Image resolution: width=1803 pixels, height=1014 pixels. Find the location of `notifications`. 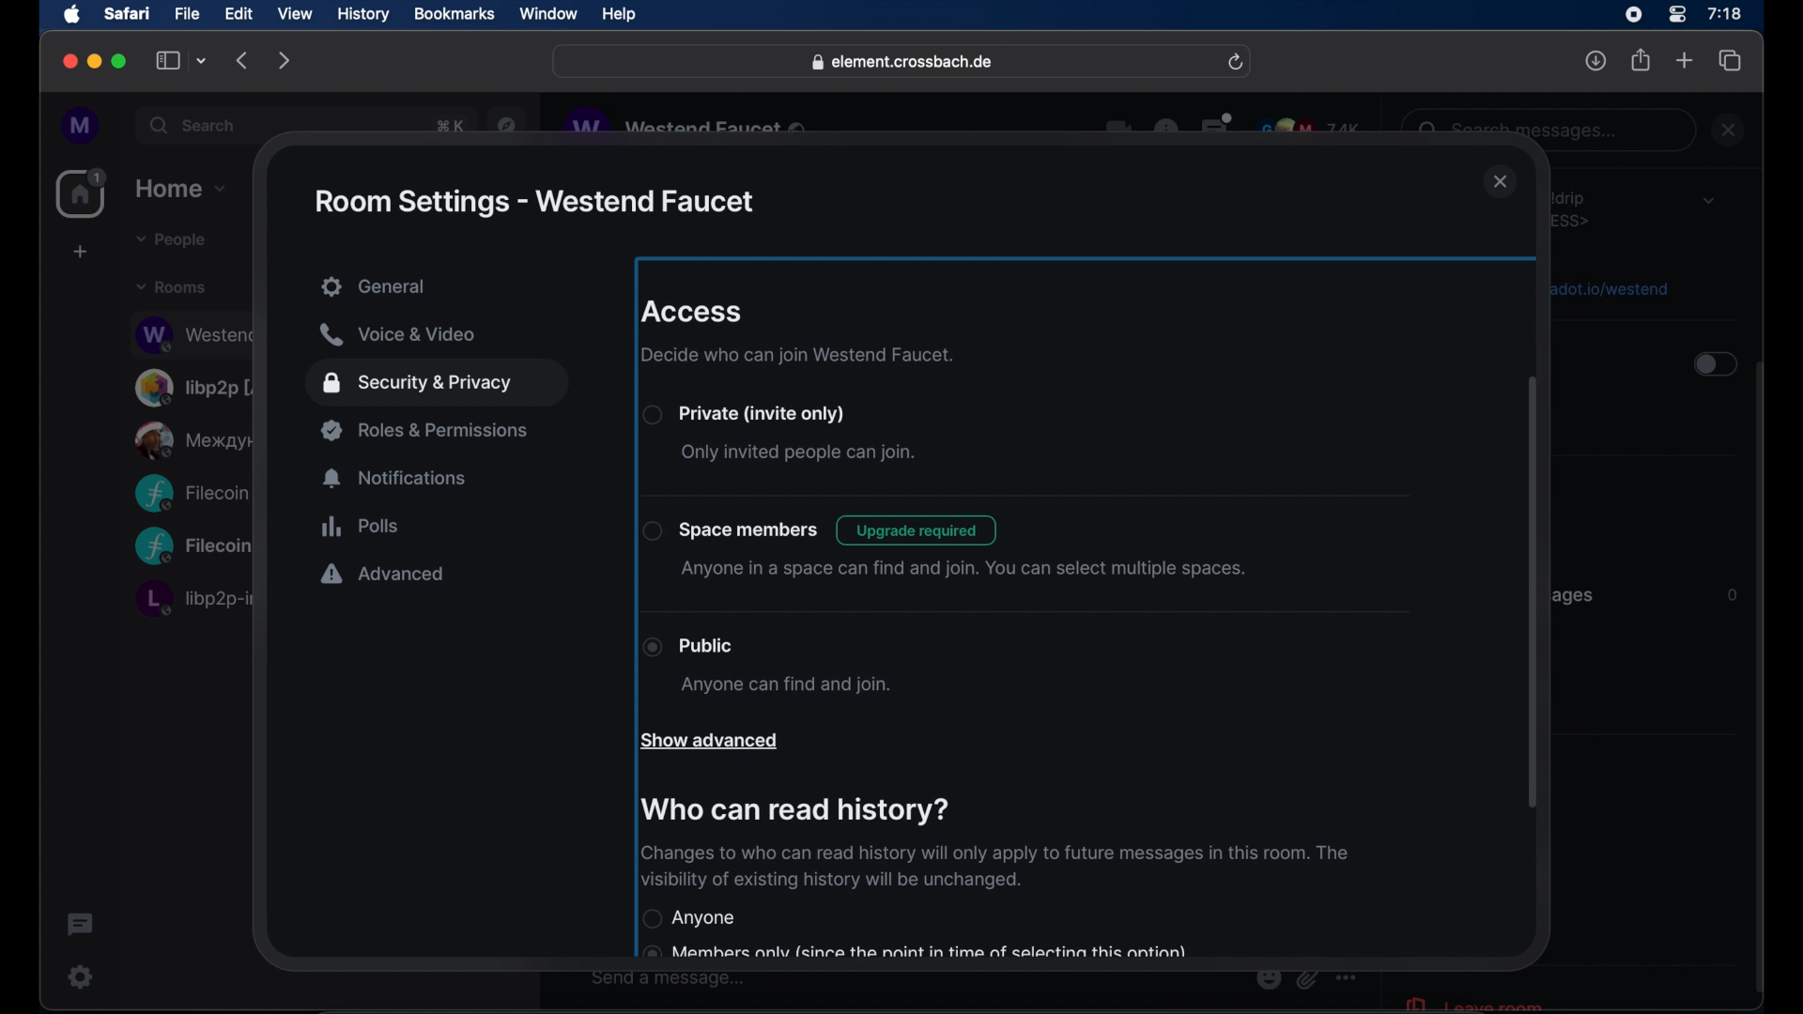

notifications is located at coordinates (396, 479).